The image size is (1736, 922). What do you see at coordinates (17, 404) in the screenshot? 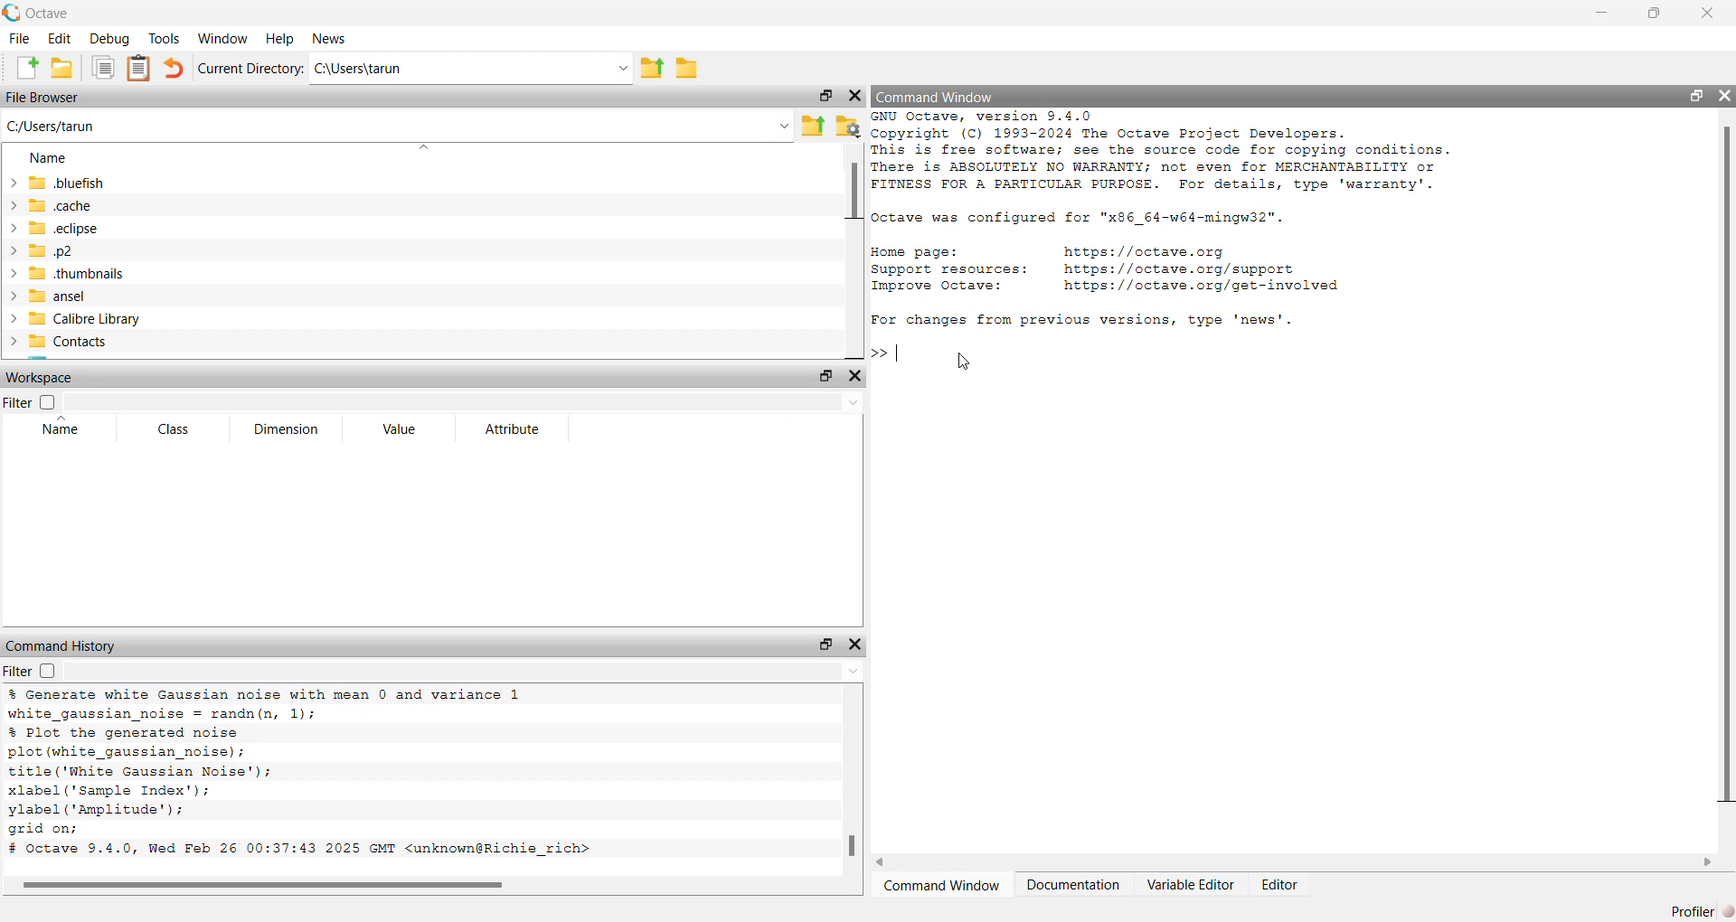
I see `Filter` at bounding box center [17, 404].